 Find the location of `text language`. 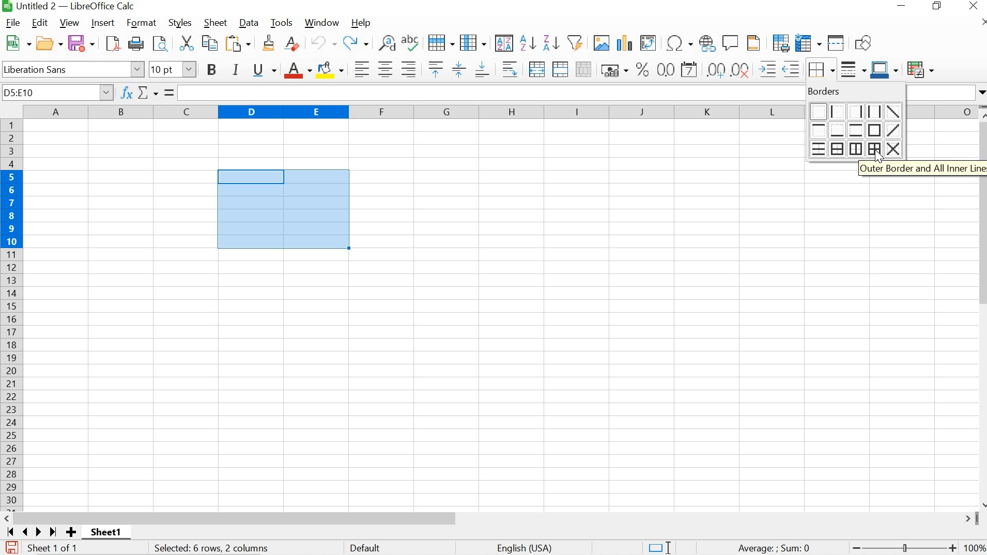

text language is located at coordinates (526, 548).